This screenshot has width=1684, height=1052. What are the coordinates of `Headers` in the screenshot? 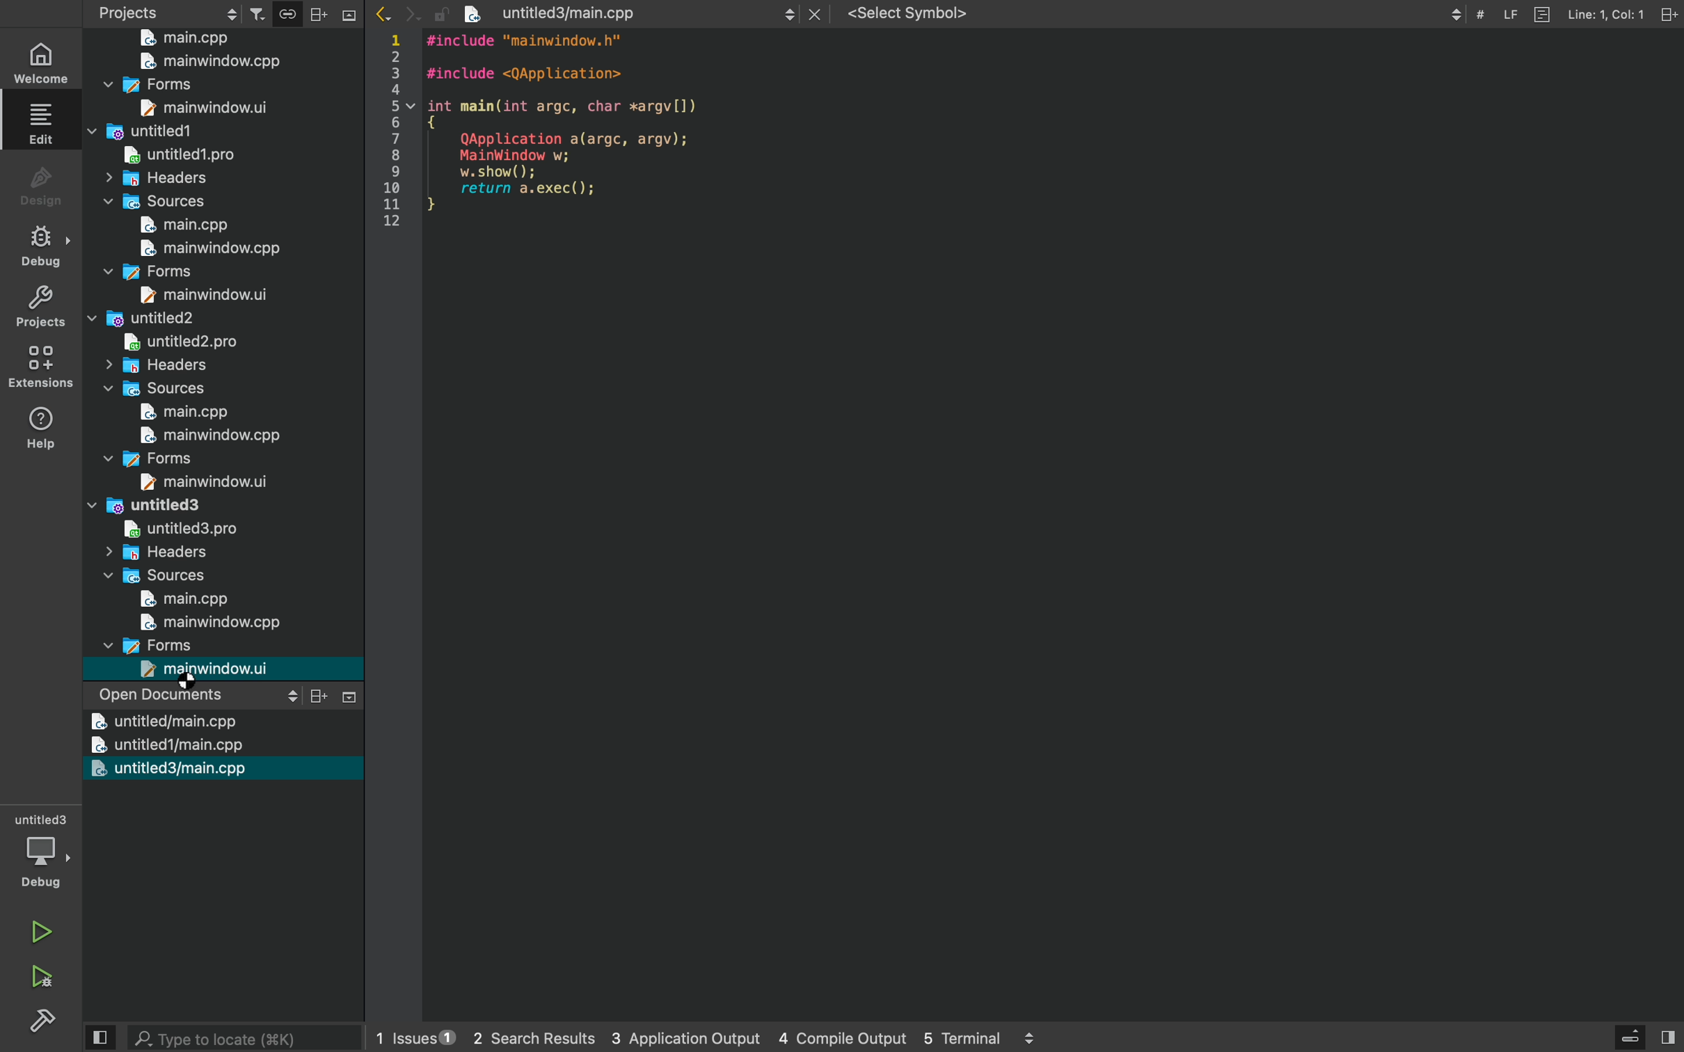 It's located at (157, 389).